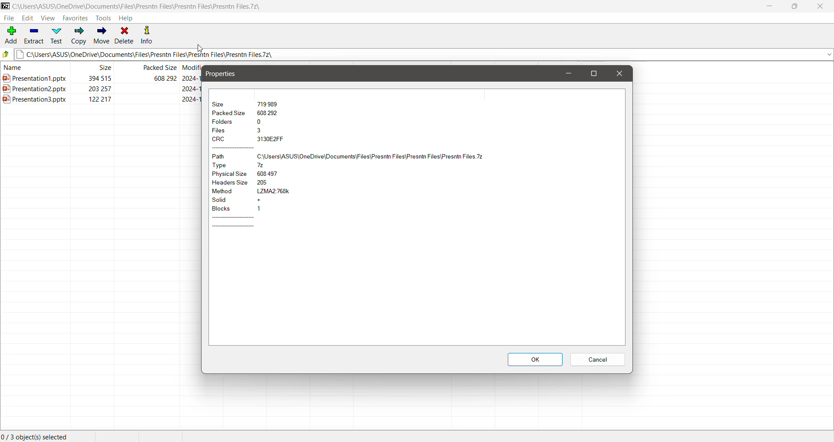  Describe the element at coordinates (146, 34) in the screenshot. I see `info` at that location.